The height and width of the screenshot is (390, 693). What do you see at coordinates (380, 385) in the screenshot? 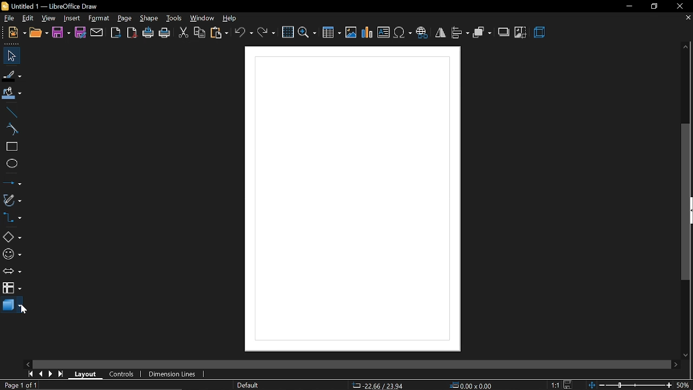
I see `-22.66/23.94` at bounding box center [380, 385].